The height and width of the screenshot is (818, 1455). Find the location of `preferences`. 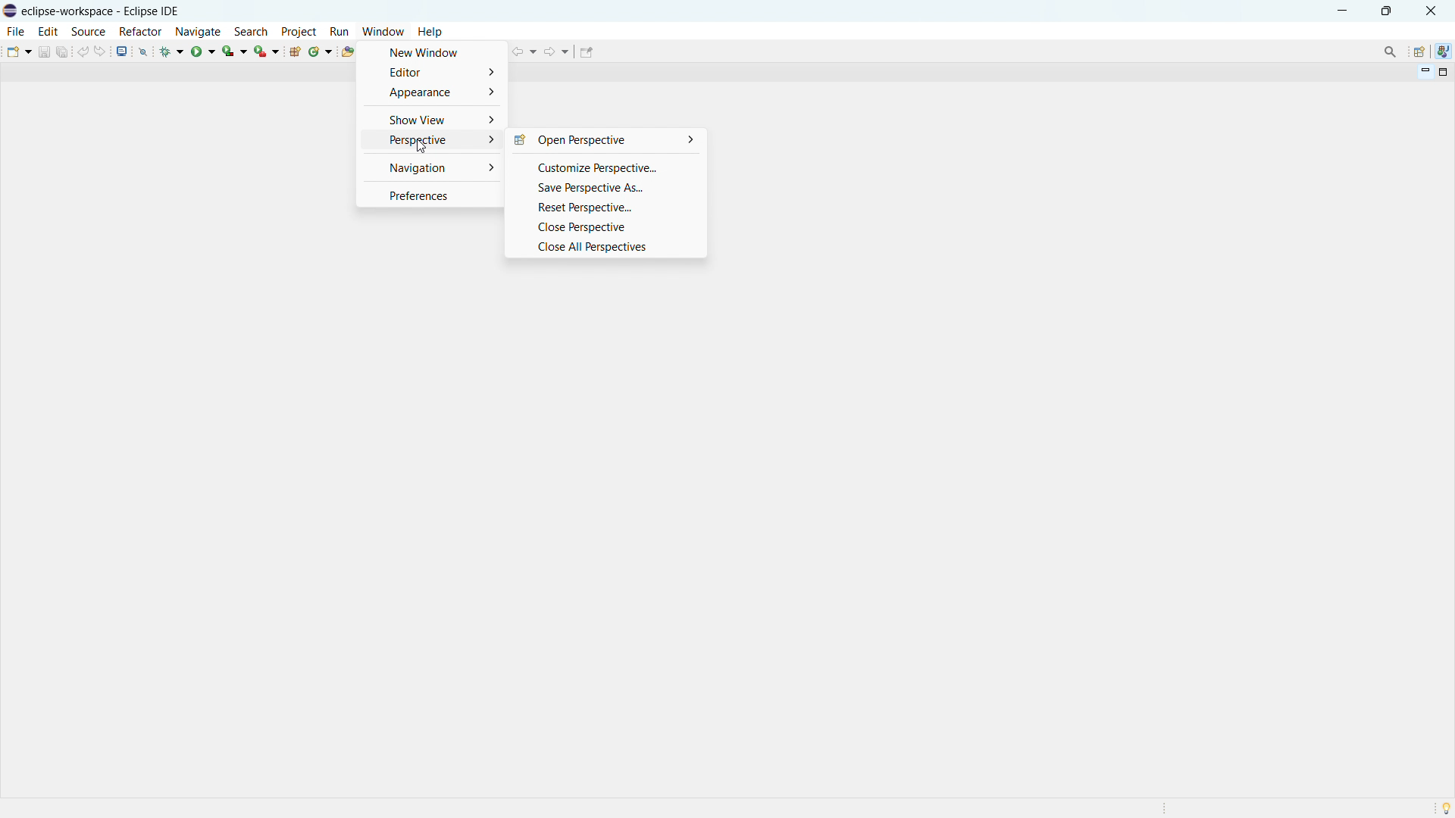

preferences is located at coordinates (431, 195).